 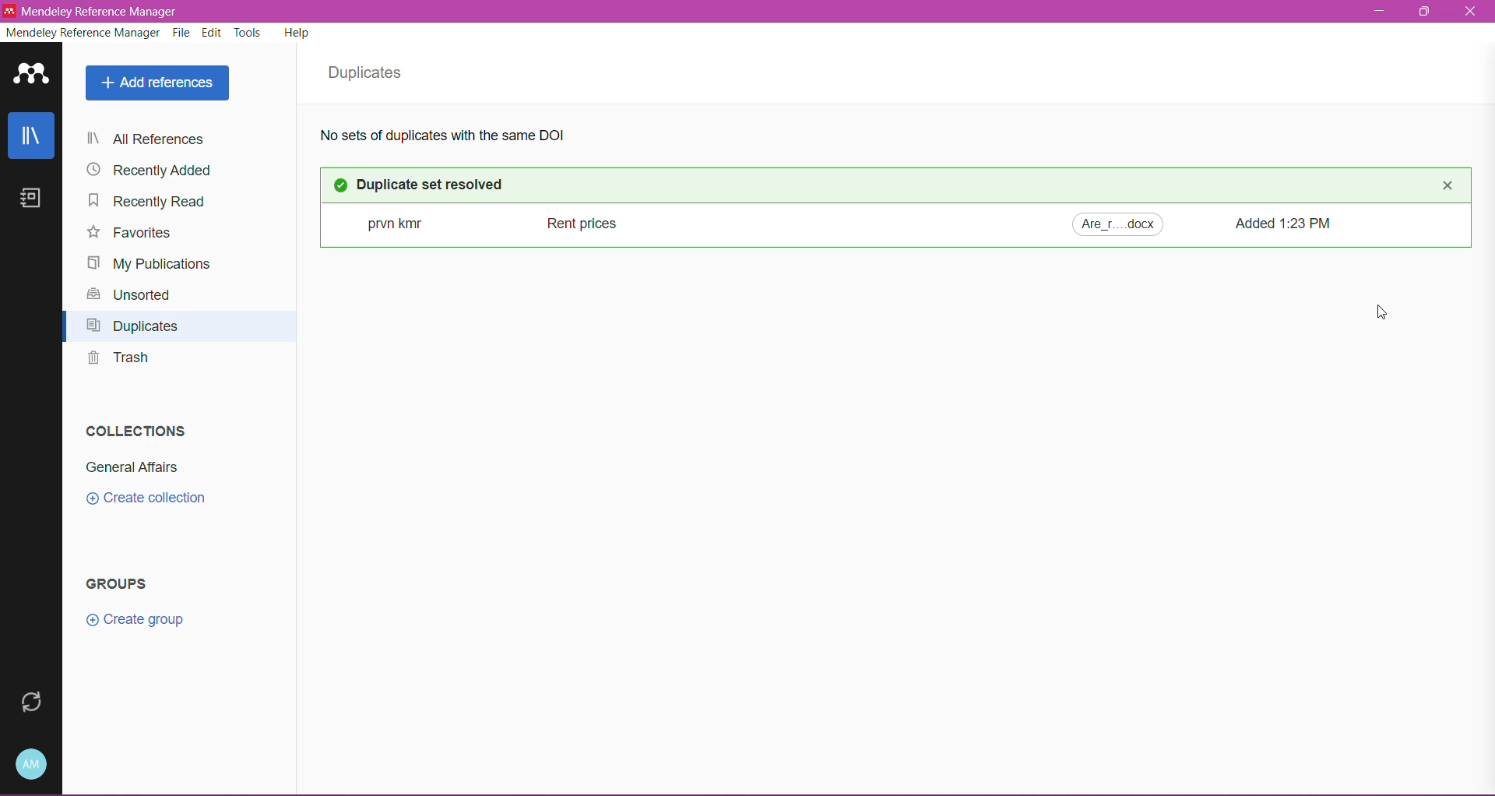 What do you see at coordinates (29, 703) in the screenshot?
I see `Last Sync` at bounding box center [29, 703].